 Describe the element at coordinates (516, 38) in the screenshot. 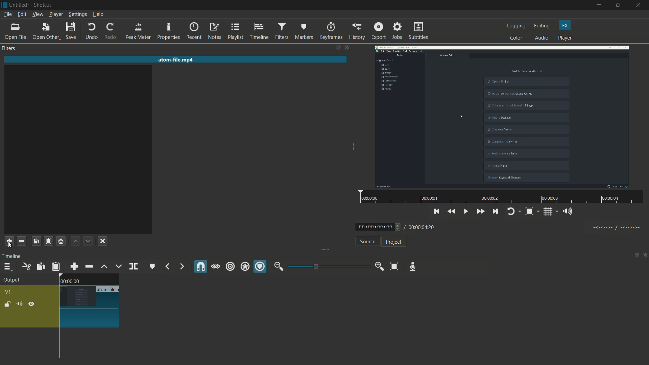

I see `color` at that location.